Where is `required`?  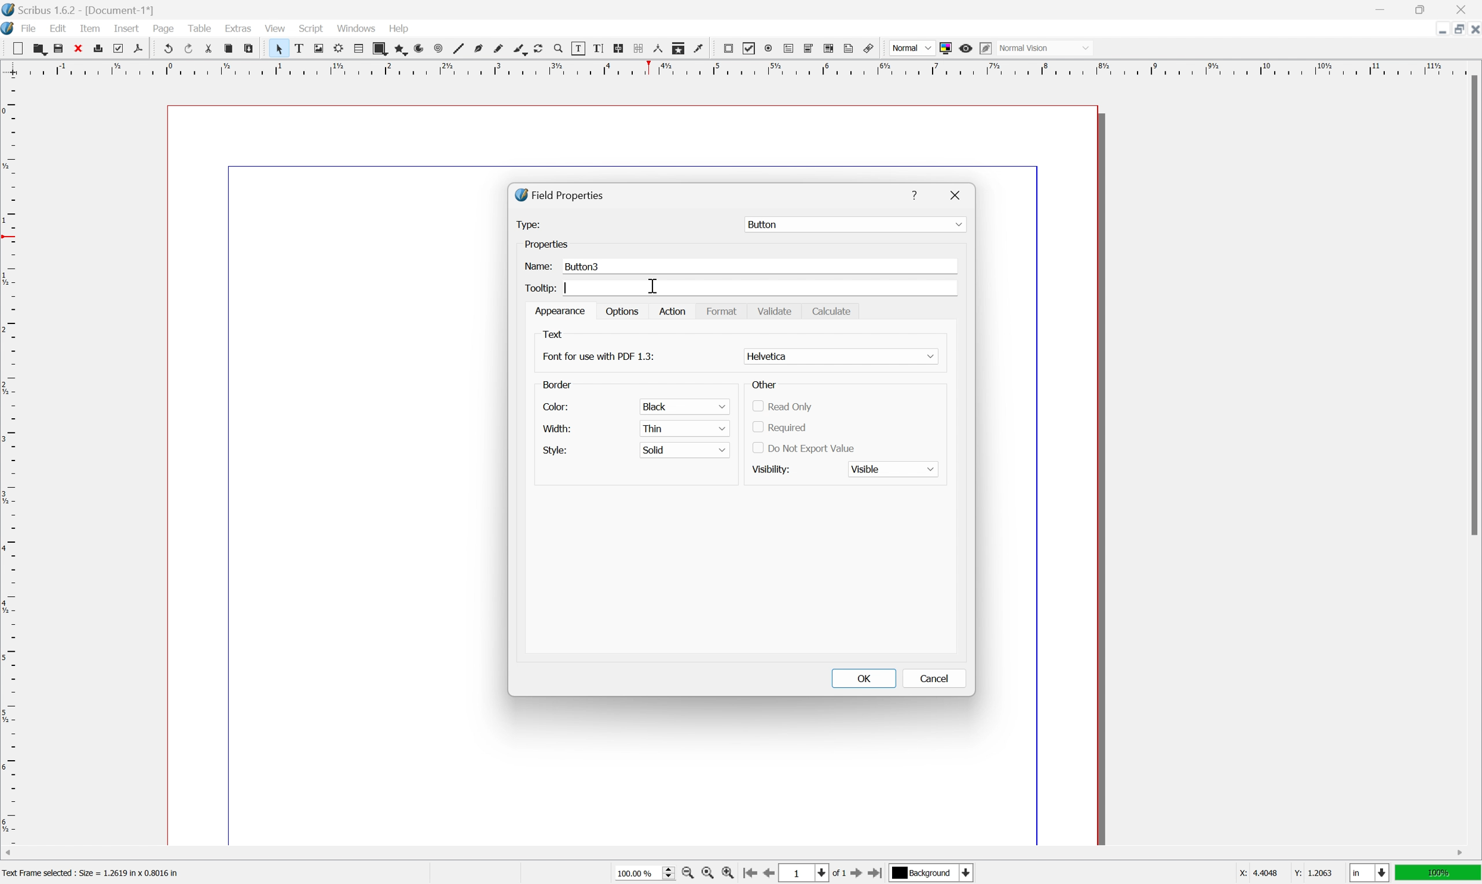 required is located at coordinates (779, 427).